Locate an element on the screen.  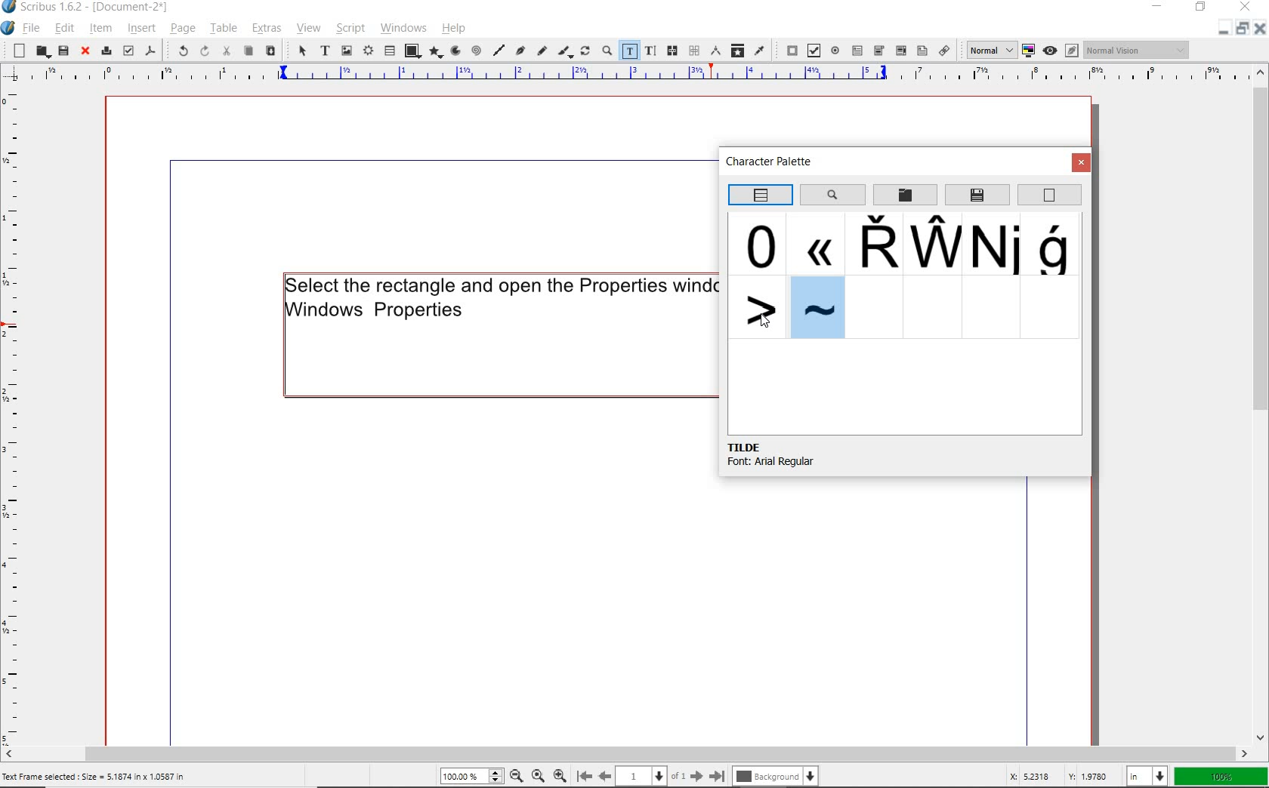
shape is located at coordinates (412, 50).